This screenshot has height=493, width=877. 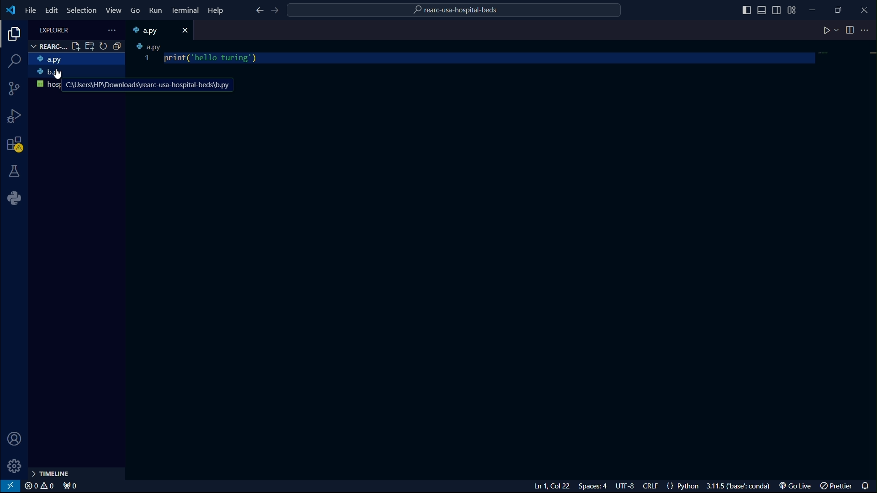 What do you see at coordinates (104, 47) in the screenshot?
I see `refresh explorer` at bounding box center [104, 47].